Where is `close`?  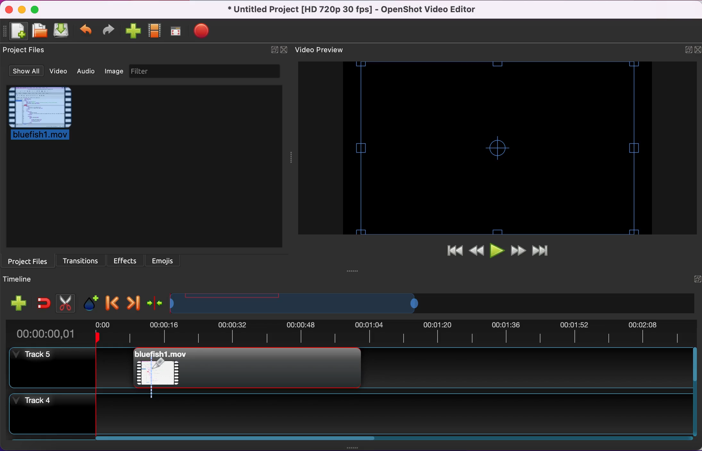
close is located at coordinates (697, 49).